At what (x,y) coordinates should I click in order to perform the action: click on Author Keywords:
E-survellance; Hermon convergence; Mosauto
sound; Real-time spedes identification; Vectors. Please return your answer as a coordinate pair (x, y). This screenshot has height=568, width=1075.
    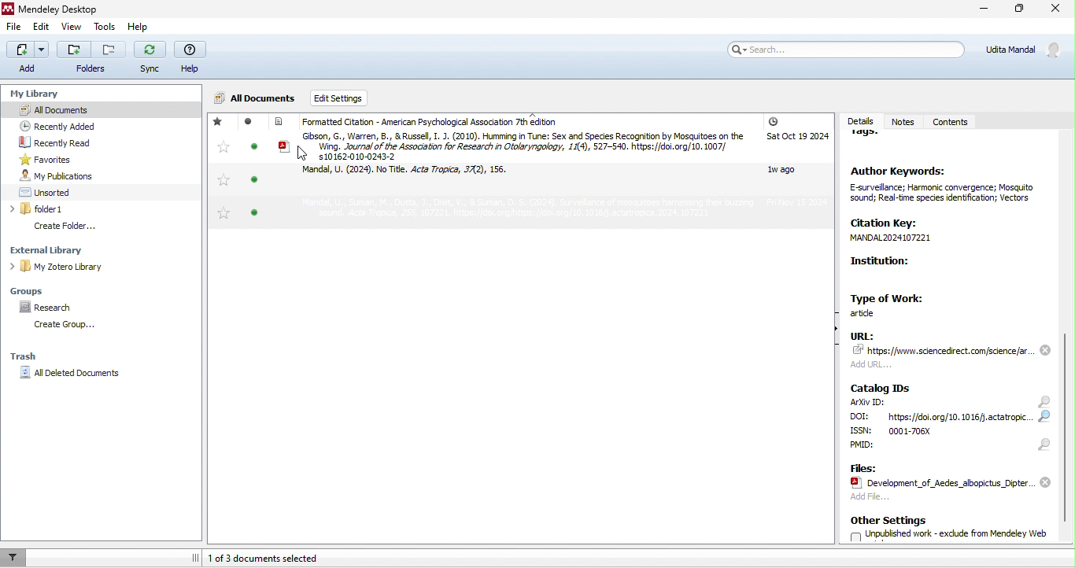
    Looking at the image, I should click on (942, 186).